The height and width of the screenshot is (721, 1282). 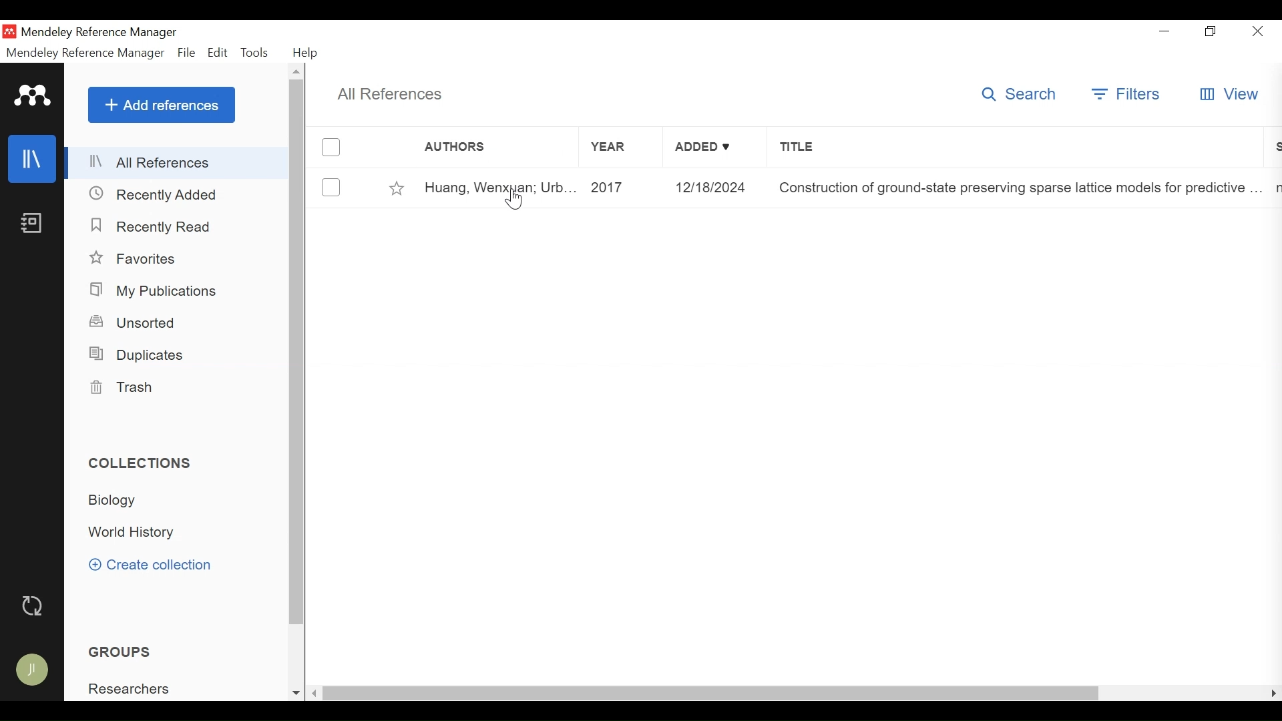 I want to click on Mendeley Reference Manager, so click(x=103, y=33).